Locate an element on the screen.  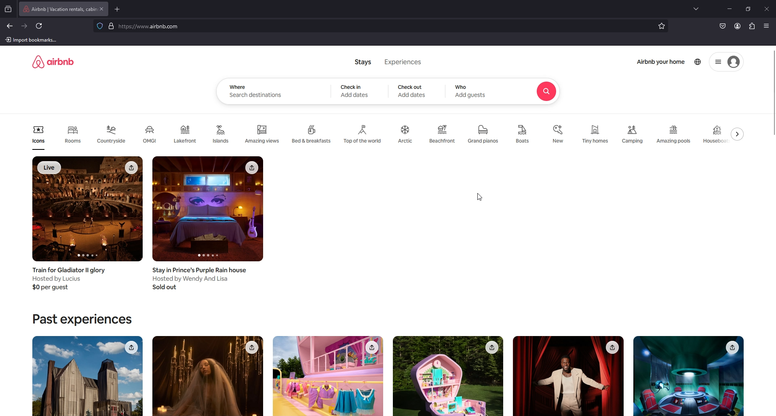
Stays  is located at coordinates (363, 62).